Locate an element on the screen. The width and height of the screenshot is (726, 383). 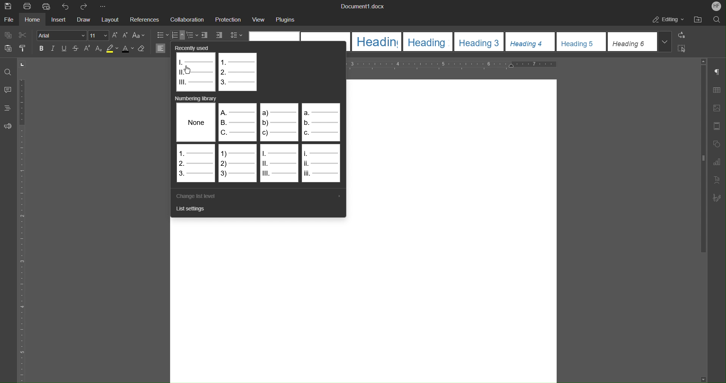
Numbered List is located at coordinates (177, 35).